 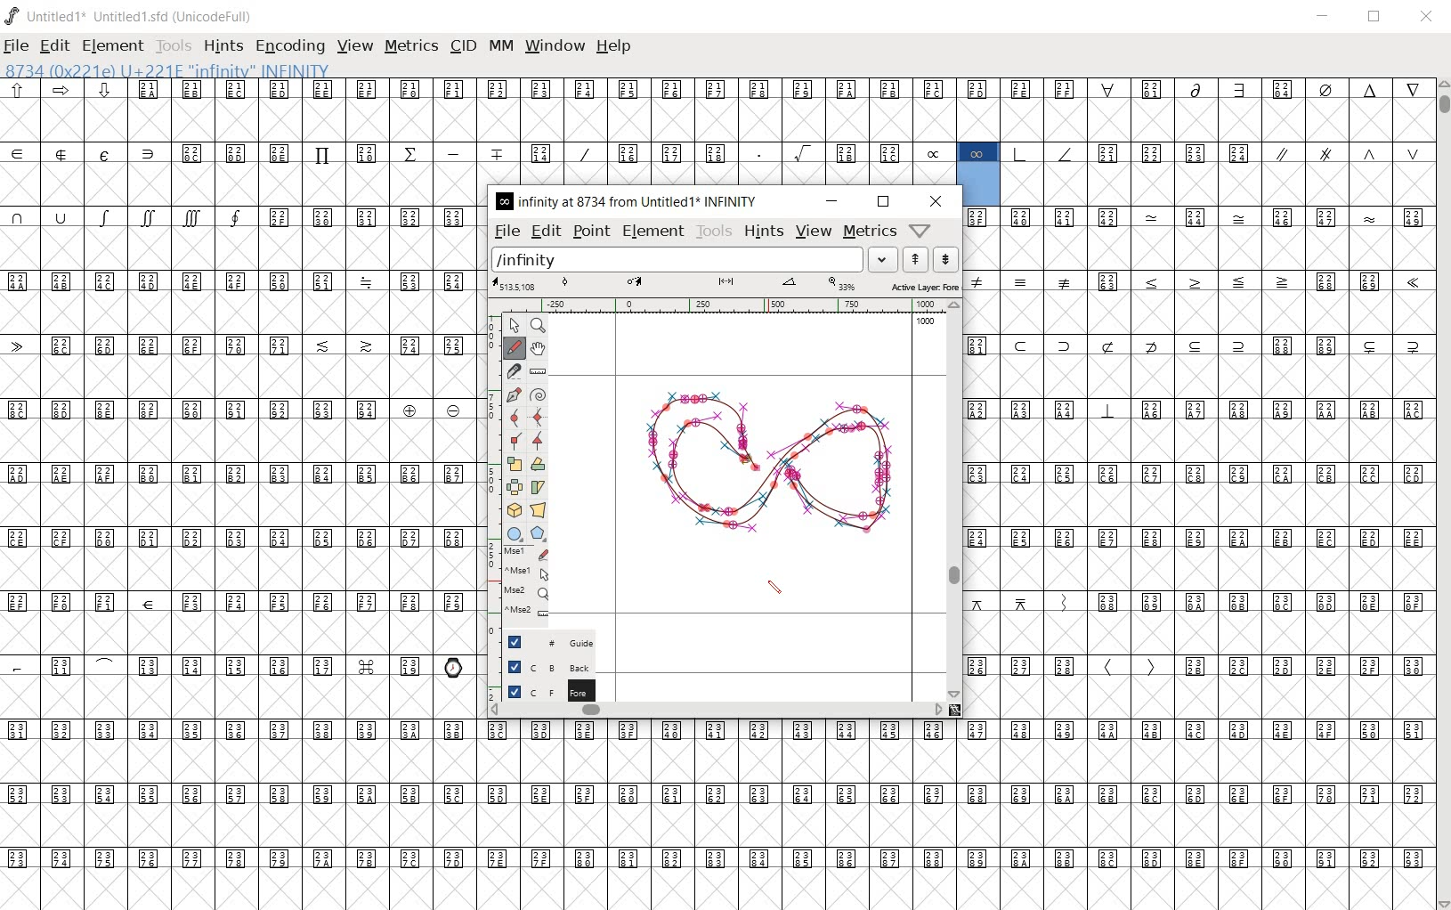 I want to click on special symbols, so click(x=86, y=152).